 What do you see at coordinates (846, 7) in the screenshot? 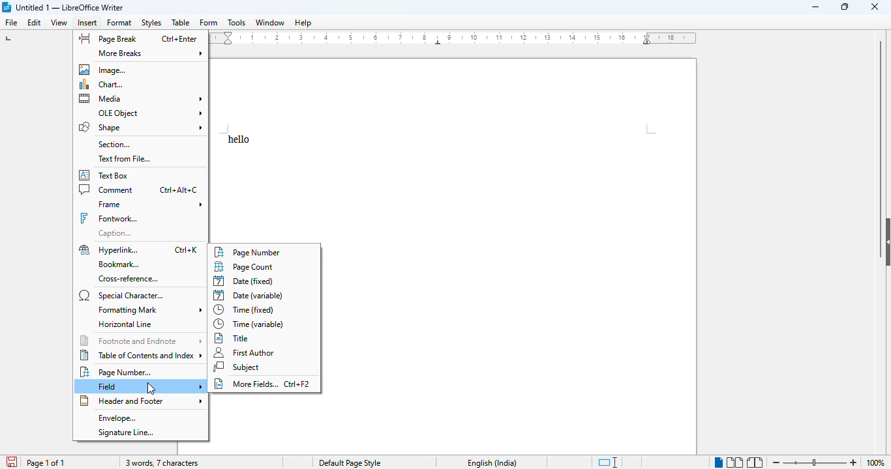
I see `maximize` at bounding box center [846, 7].